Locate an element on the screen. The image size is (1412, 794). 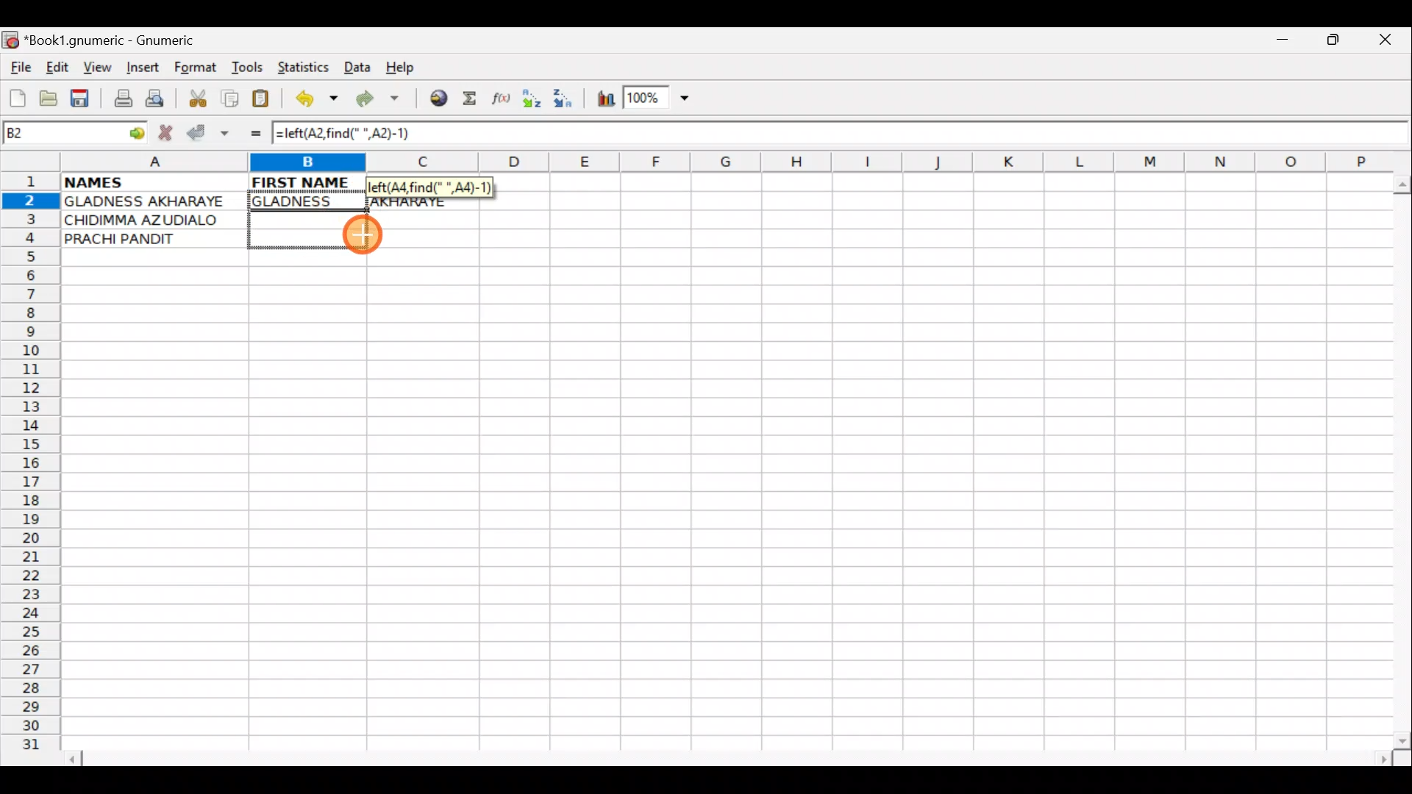
FIRST NAME is located at coordinates (303, 181).